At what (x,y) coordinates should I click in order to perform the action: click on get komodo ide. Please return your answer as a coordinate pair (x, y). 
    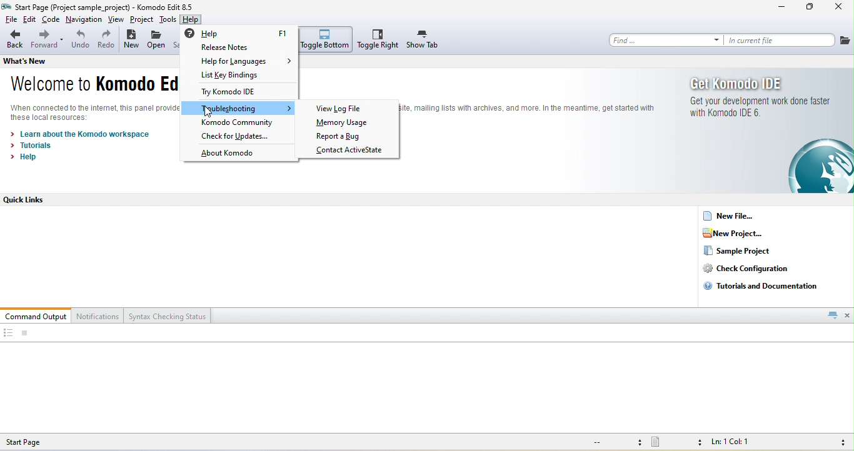
    Looking at the image, I should click on (740, 83).